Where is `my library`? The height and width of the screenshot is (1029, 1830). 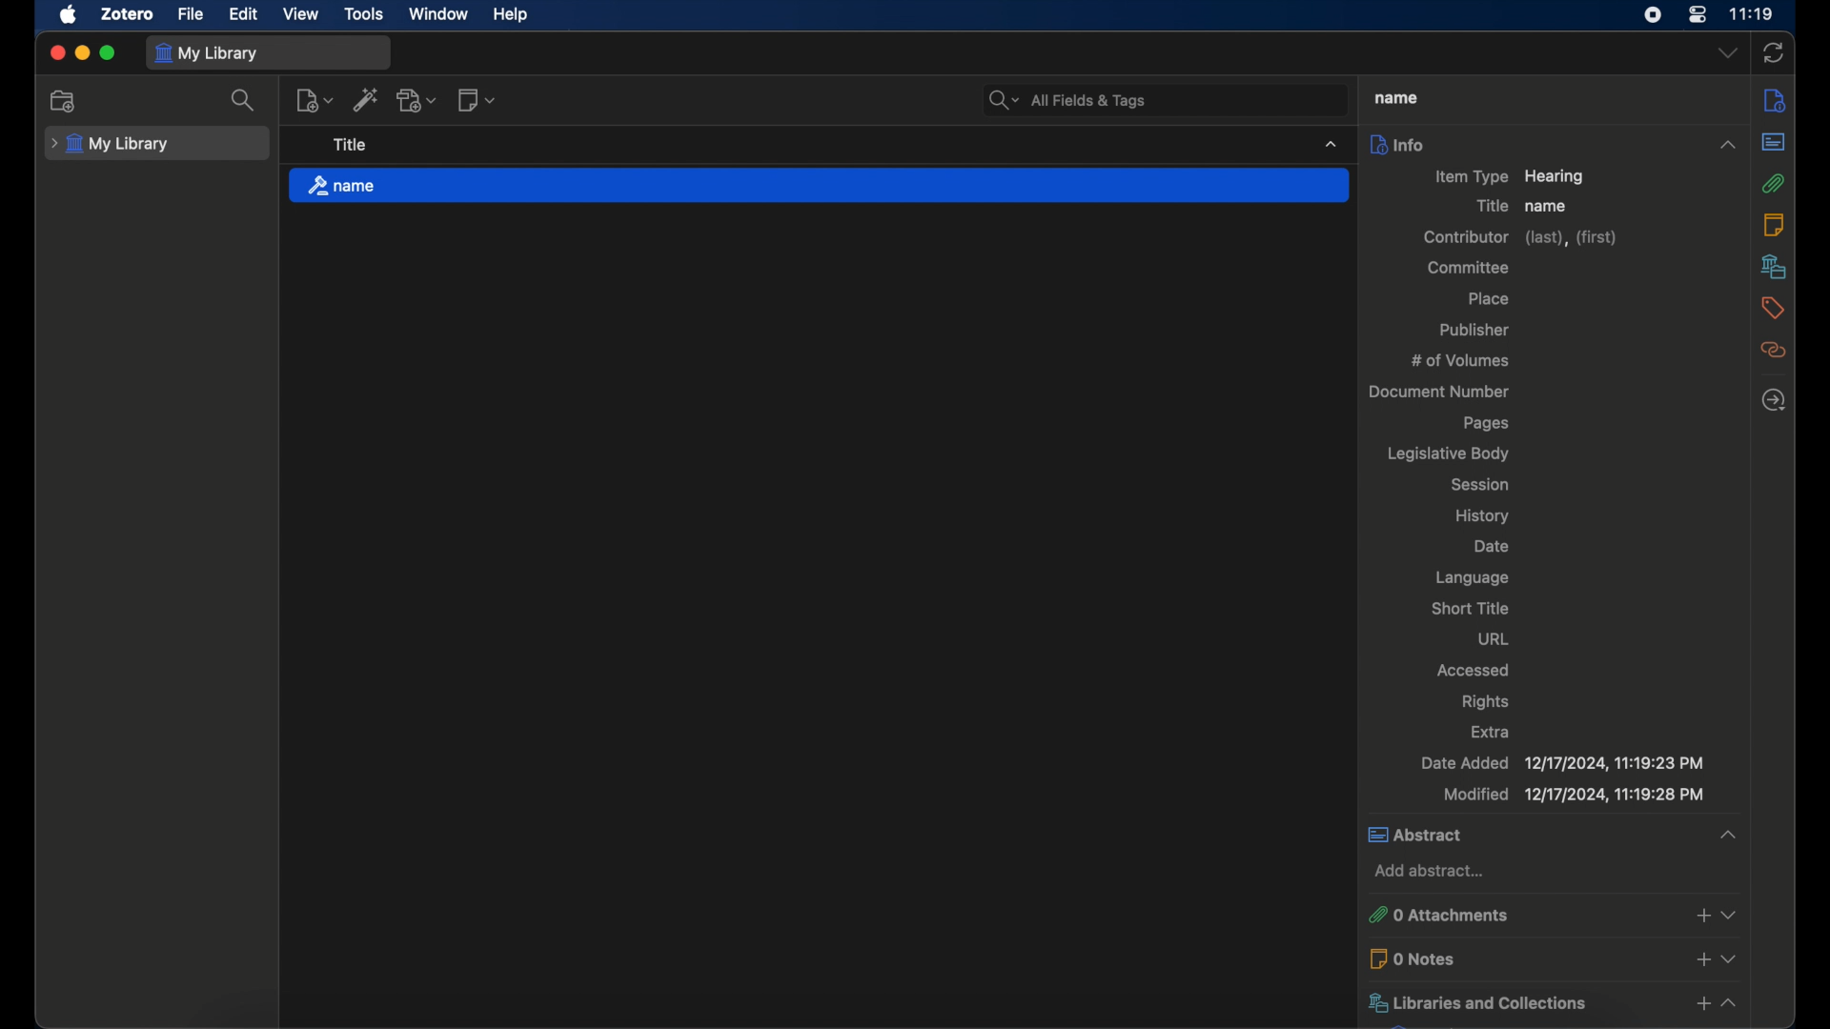
my library is located at coordinates (110, 144).